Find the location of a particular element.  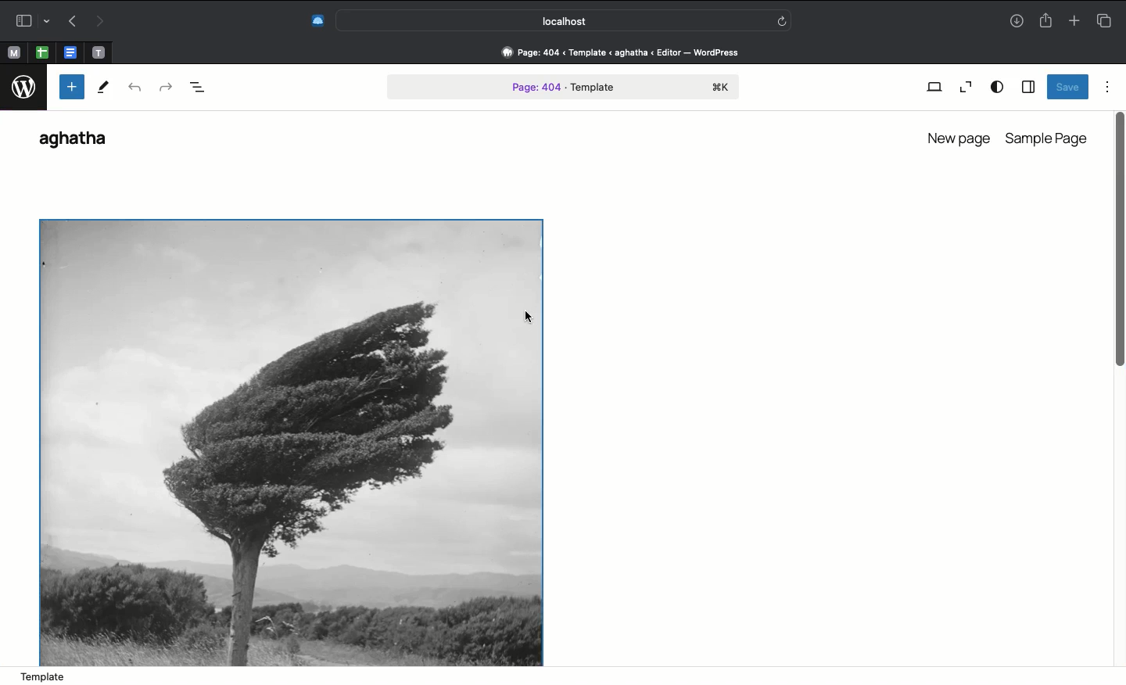

Add new block is located at coordinates (70, 87).